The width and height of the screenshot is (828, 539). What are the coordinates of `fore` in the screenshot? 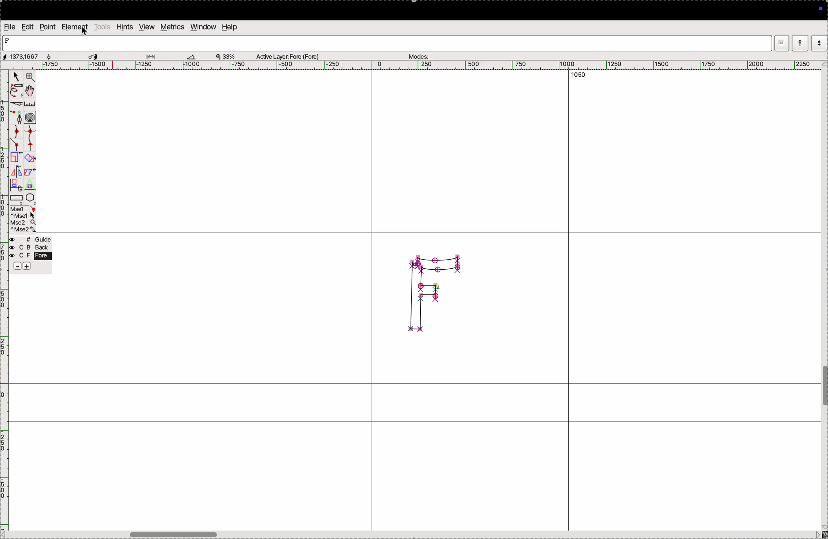 It's located at (31, 256).